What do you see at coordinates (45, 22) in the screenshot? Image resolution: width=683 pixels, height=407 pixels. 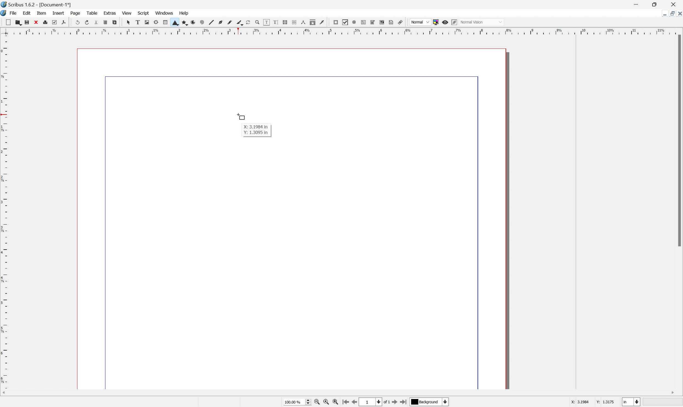 I see `Print` at bounding box center [45, 22].